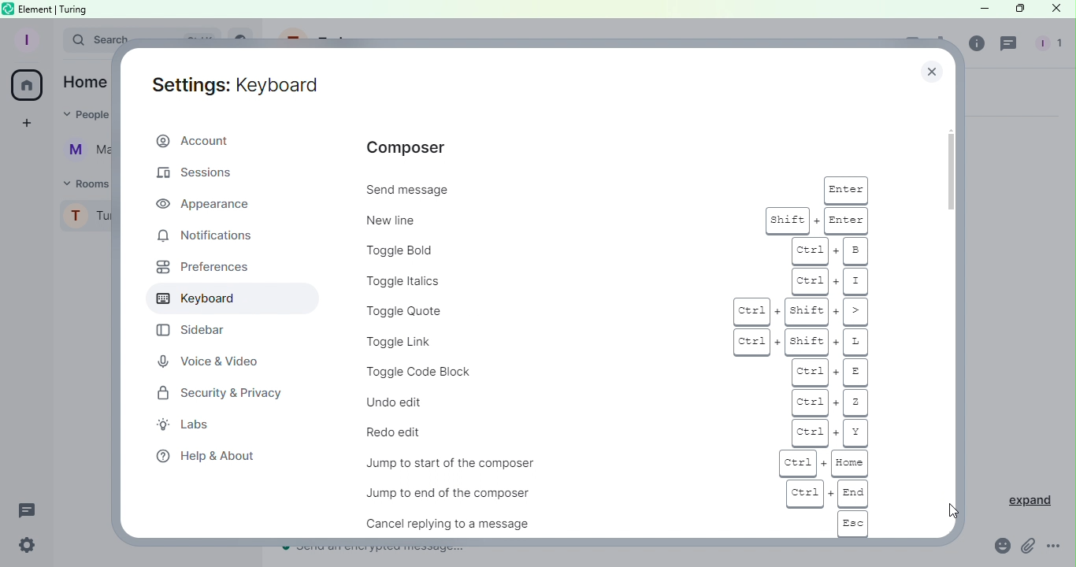 The image size is (1076, 567). What do you see at coordinates (511, 371) in the screenshot?
I see `Toggle code block` at bounding box center [511, 371].